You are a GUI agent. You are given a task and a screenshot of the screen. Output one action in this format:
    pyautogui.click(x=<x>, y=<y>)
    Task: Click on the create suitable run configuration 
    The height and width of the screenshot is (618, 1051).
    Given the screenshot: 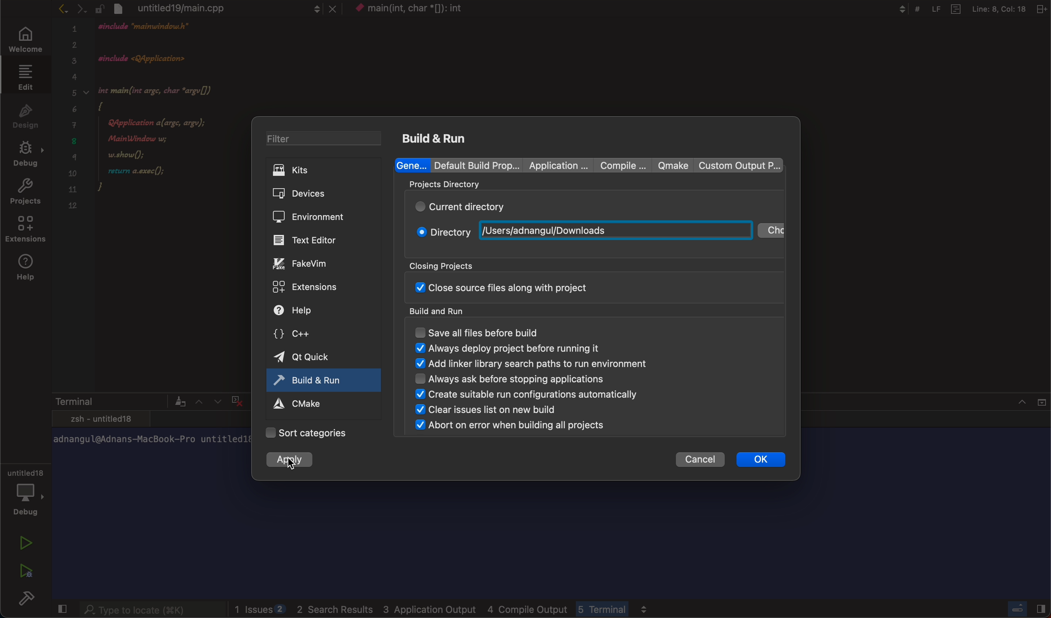 What is the action you would take?
    pyautogui.click(x=526, y=396)
    